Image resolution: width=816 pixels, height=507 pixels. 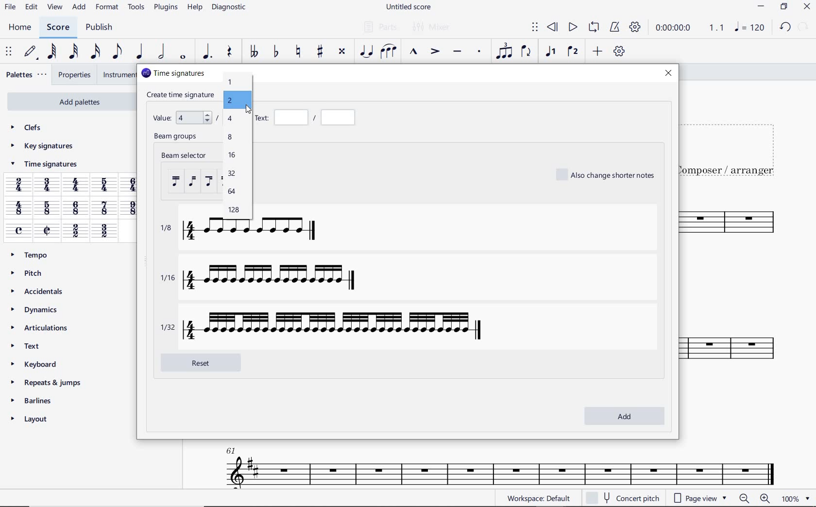 What do you see at coordinates (480, 52) in the screenshot?
I see `STACCATO` at bounding box center [480, 52].